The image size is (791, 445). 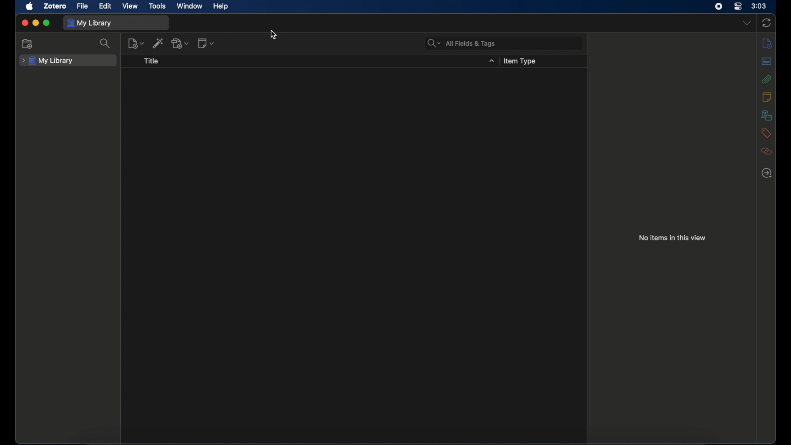 What do you see at coordinates (768, 115) in the screenshot?
I see `libraries` at bounding box center [768, 115].